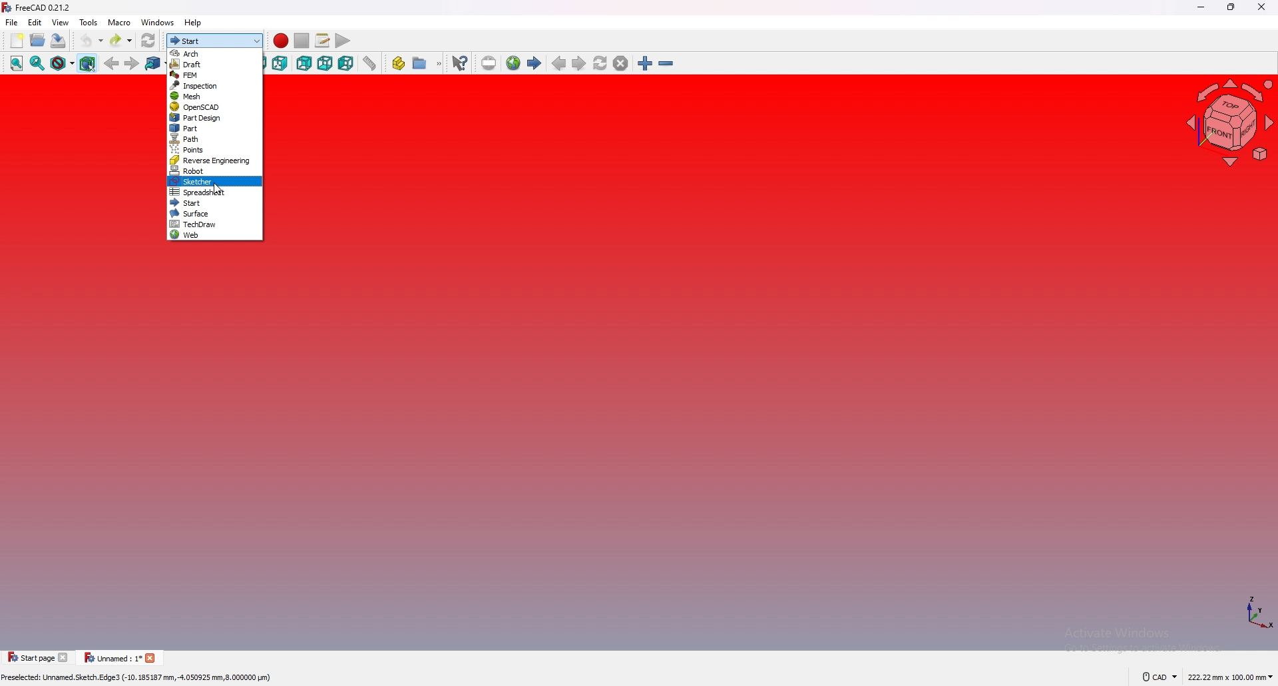  I want to click on file, so click(12, 22).